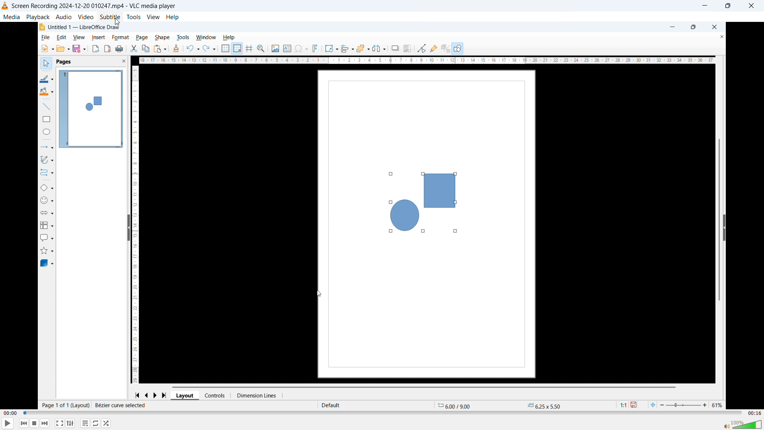 This screenshot has height=430, width=764. Describe the element at coordinates (49, 161) in the screenshot. I see `curve and polygons` at that location.